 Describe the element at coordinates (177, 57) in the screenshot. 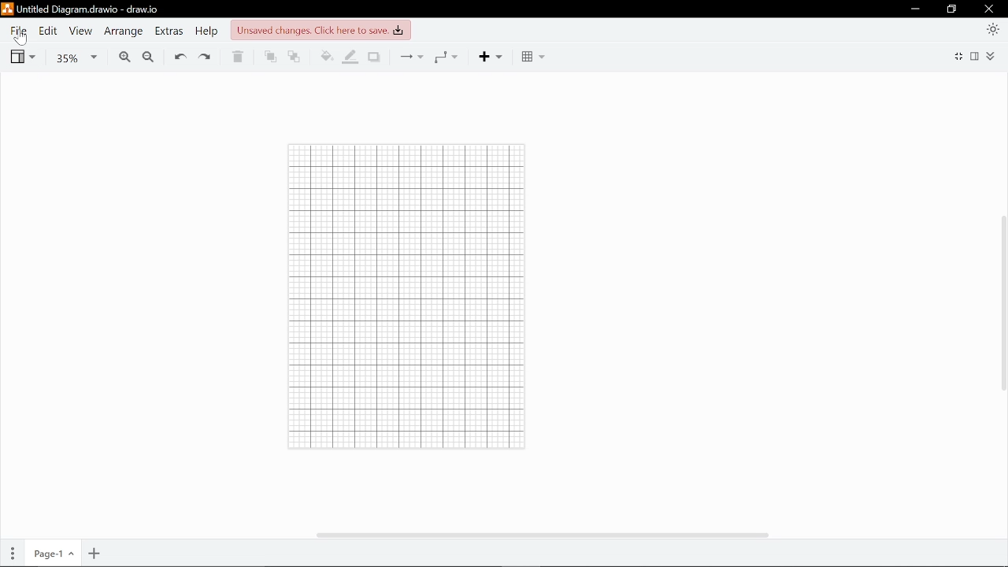

I see `undo` at that location.